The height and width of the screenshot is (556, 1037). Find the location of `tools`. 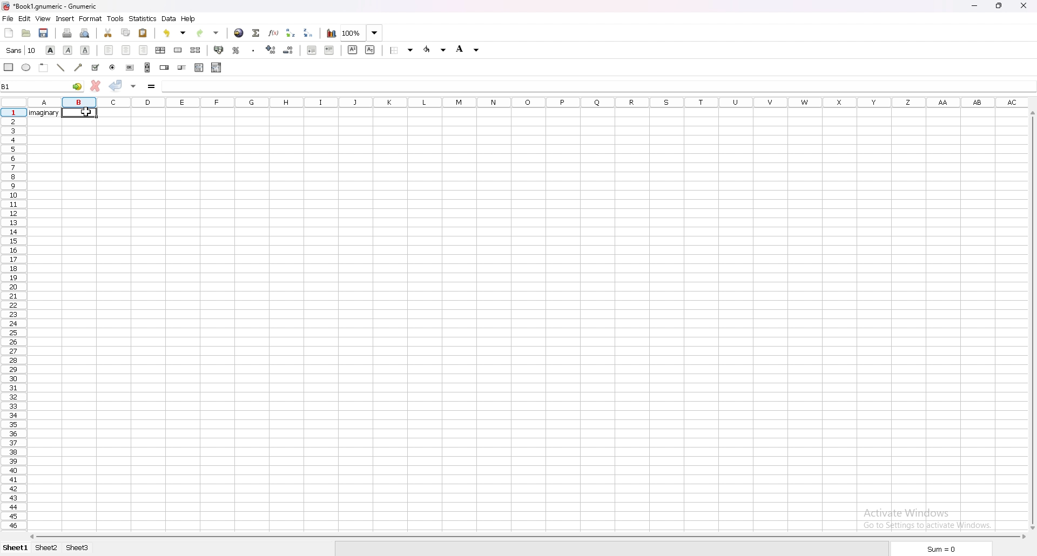

tools is located at coordinates (116, 18).